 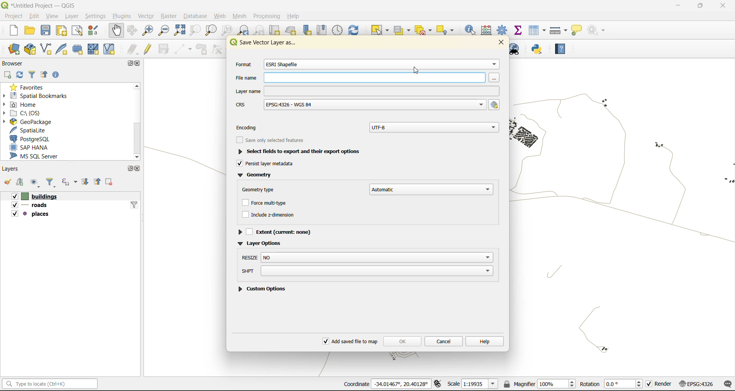 What do you see at coordinates (266, 16) in the screenshot?
I see `processing` at bounding box center [266, 16].